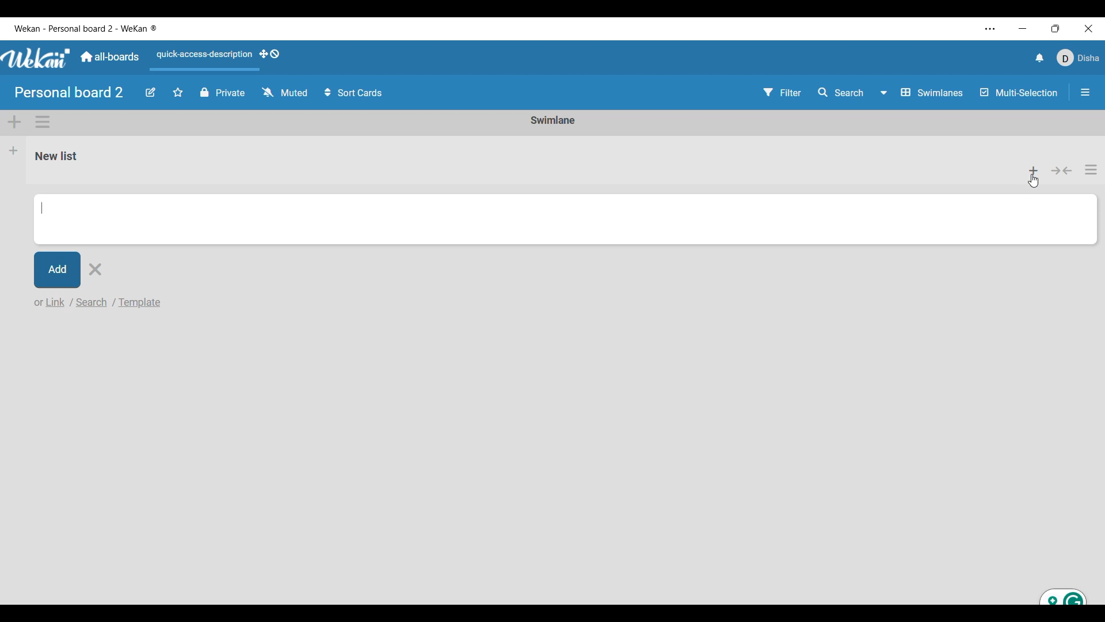  What do you see at coordinates (202, 59) in the screenshot?
I see `Quick access description` at bounding box center [202, 59].